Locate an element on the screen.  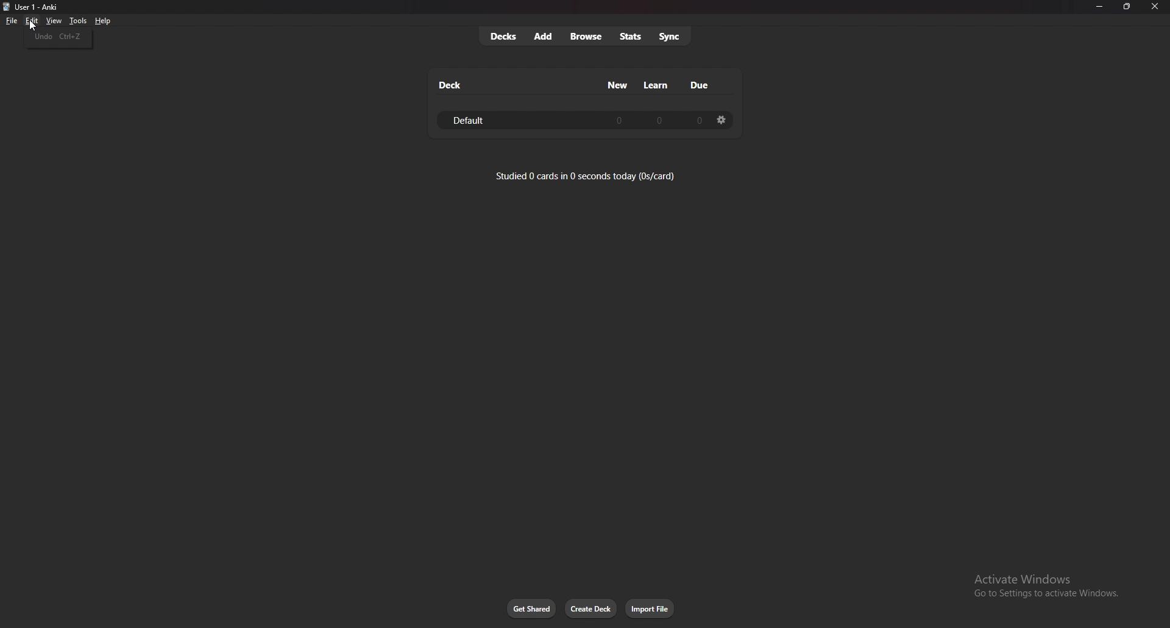
0 is located at coordinates (617, 121).